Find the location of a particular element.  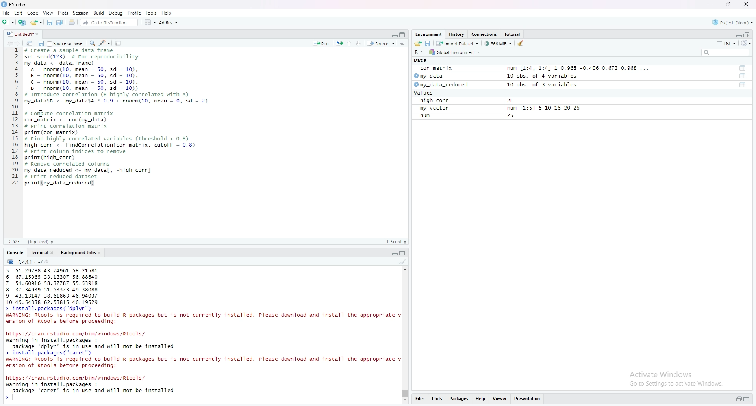

Addins is located at coordinates (169, 23).